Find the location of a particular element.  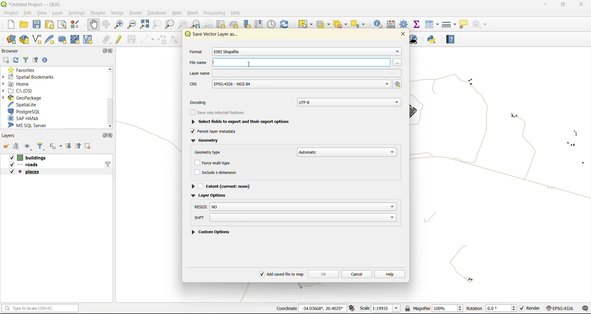

2-dimension is located at coordinates (220, 173).